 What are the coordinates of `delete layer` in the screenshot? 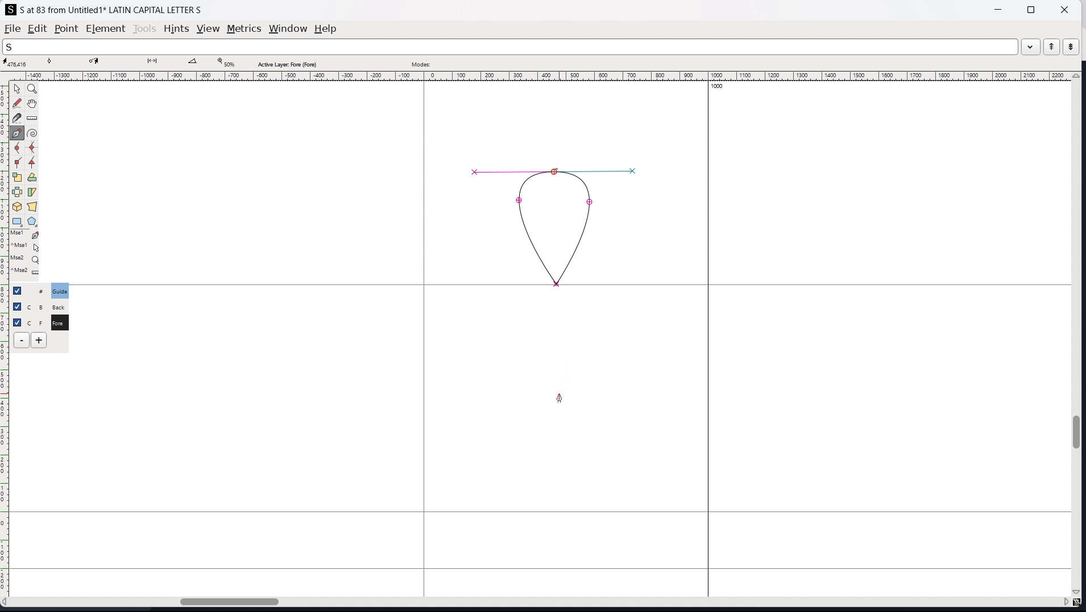 It's located at (22, 341).